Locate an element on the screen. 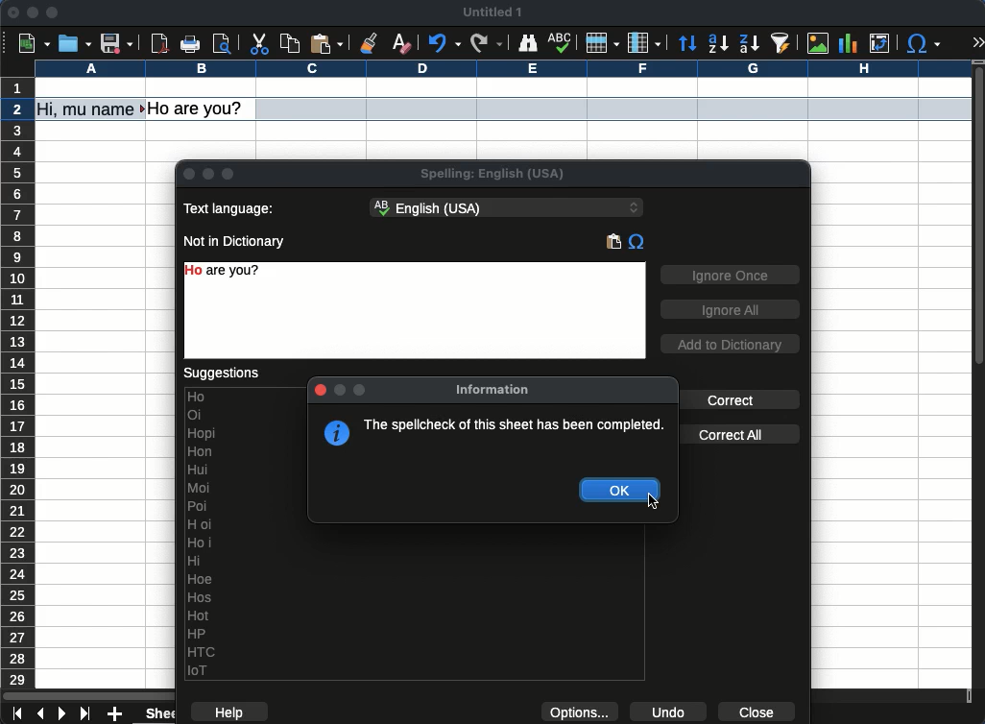 Image resolution: width=985 pixels, height=724 pixels. close is located at coordinates (190, 176).